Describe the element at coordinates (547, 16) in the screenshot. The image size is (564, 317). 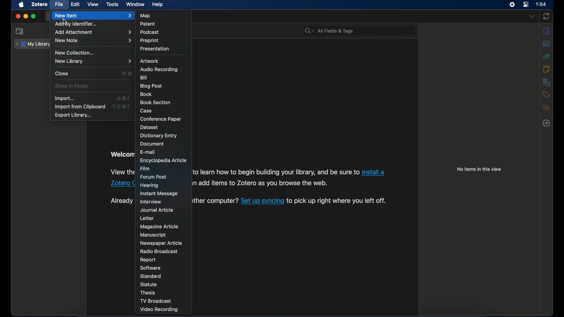
I see `sync` at that location.